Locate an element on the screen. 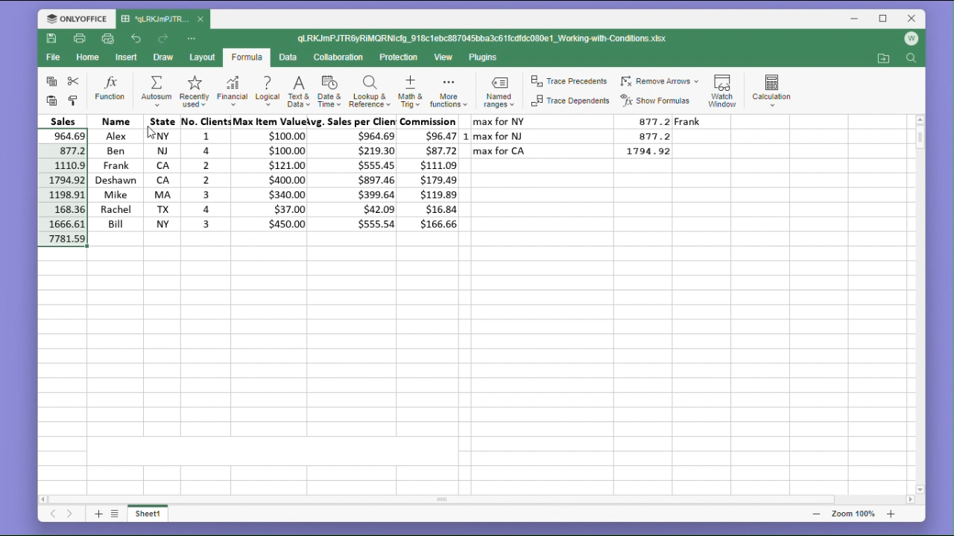 This screenshot has width=954, height=536. find is located at coordinates (913, 60).